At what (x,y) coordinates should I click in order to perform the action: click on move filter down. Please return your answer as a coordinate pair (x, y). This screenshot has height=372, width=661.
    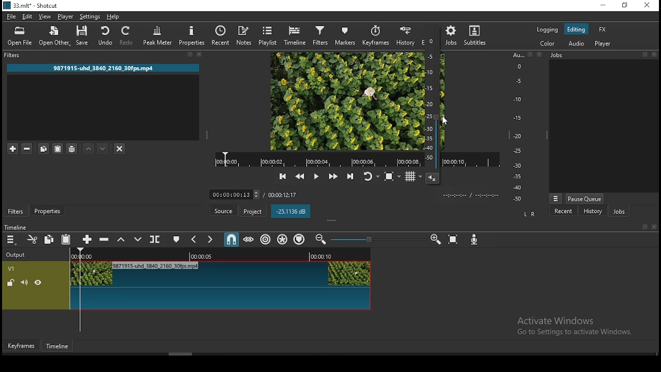
    Looking at the image, I should click on (104, 149).